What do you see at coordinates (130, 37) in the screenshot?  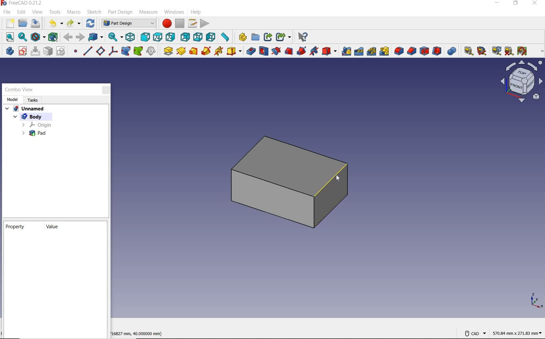 I see `isometric` at bounding box center [130, 37].